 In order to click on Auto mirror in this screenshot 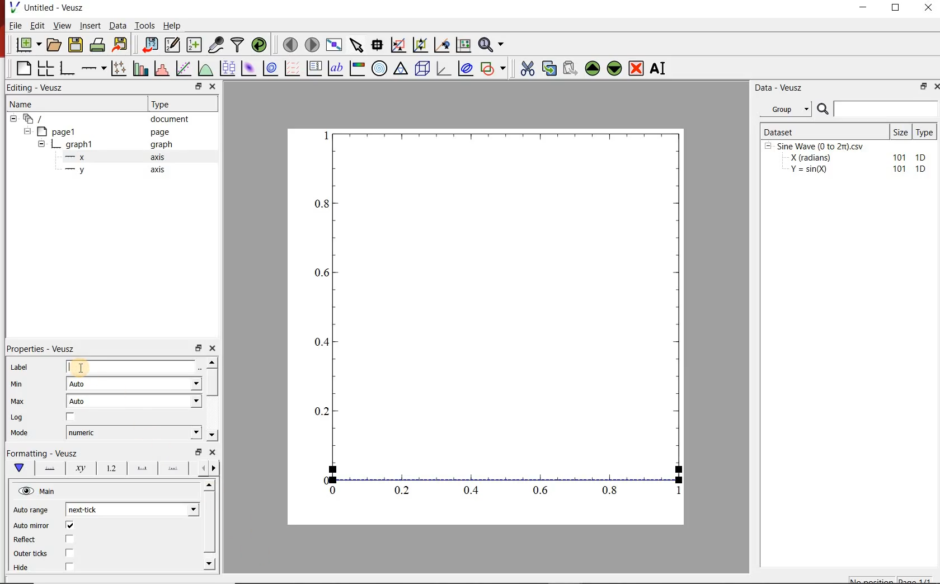, I will do `click(31, 526)`.